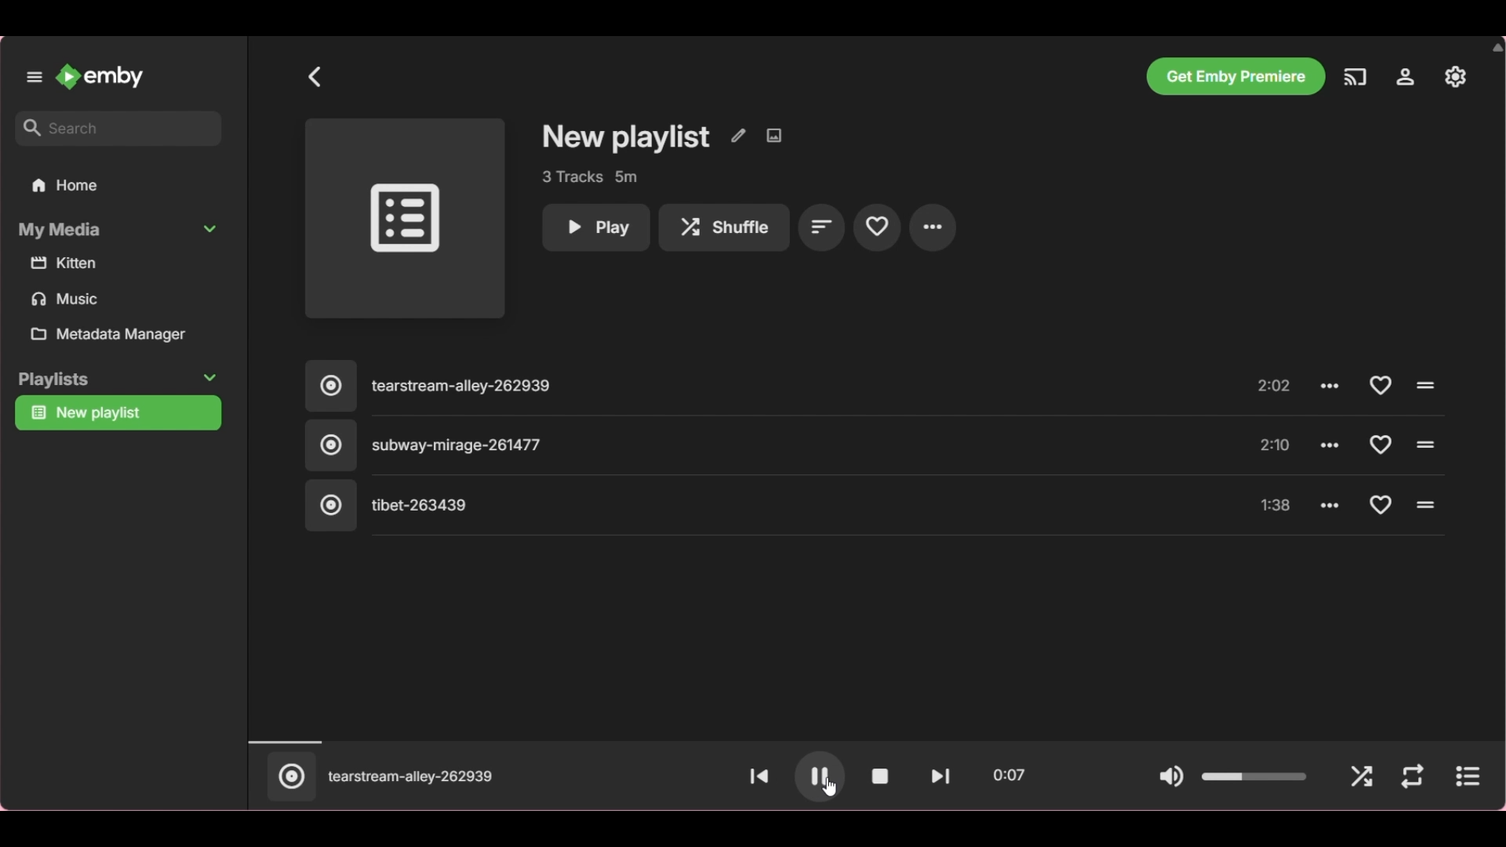 This screenshot has height=847, width=1506. What do you see at coordinates (1276, 387) in the screenshot?
I see `Music length of song` at bounding box center [1276, 387].